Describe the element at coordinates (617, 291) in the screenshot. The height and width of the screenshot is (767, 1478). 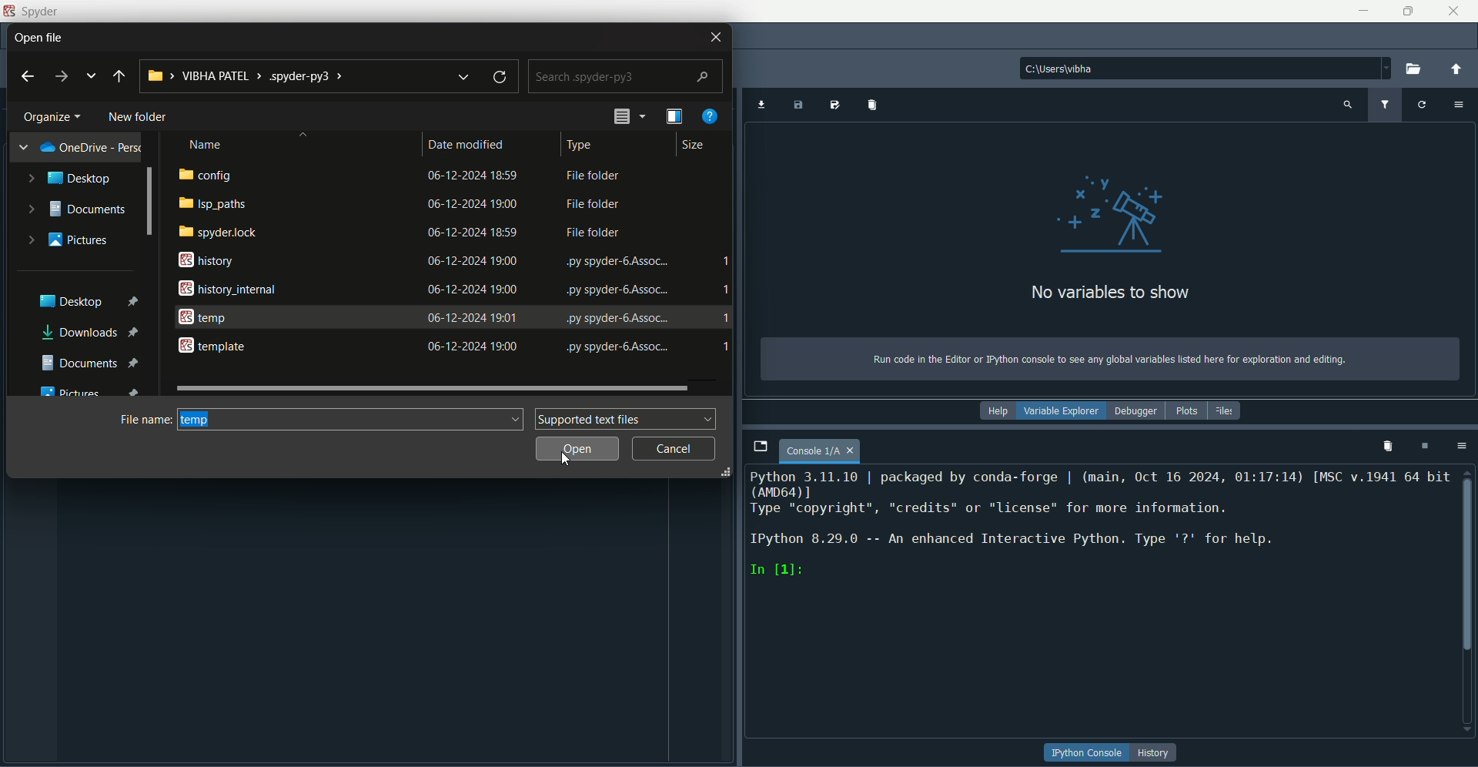
I see `text` at that location.